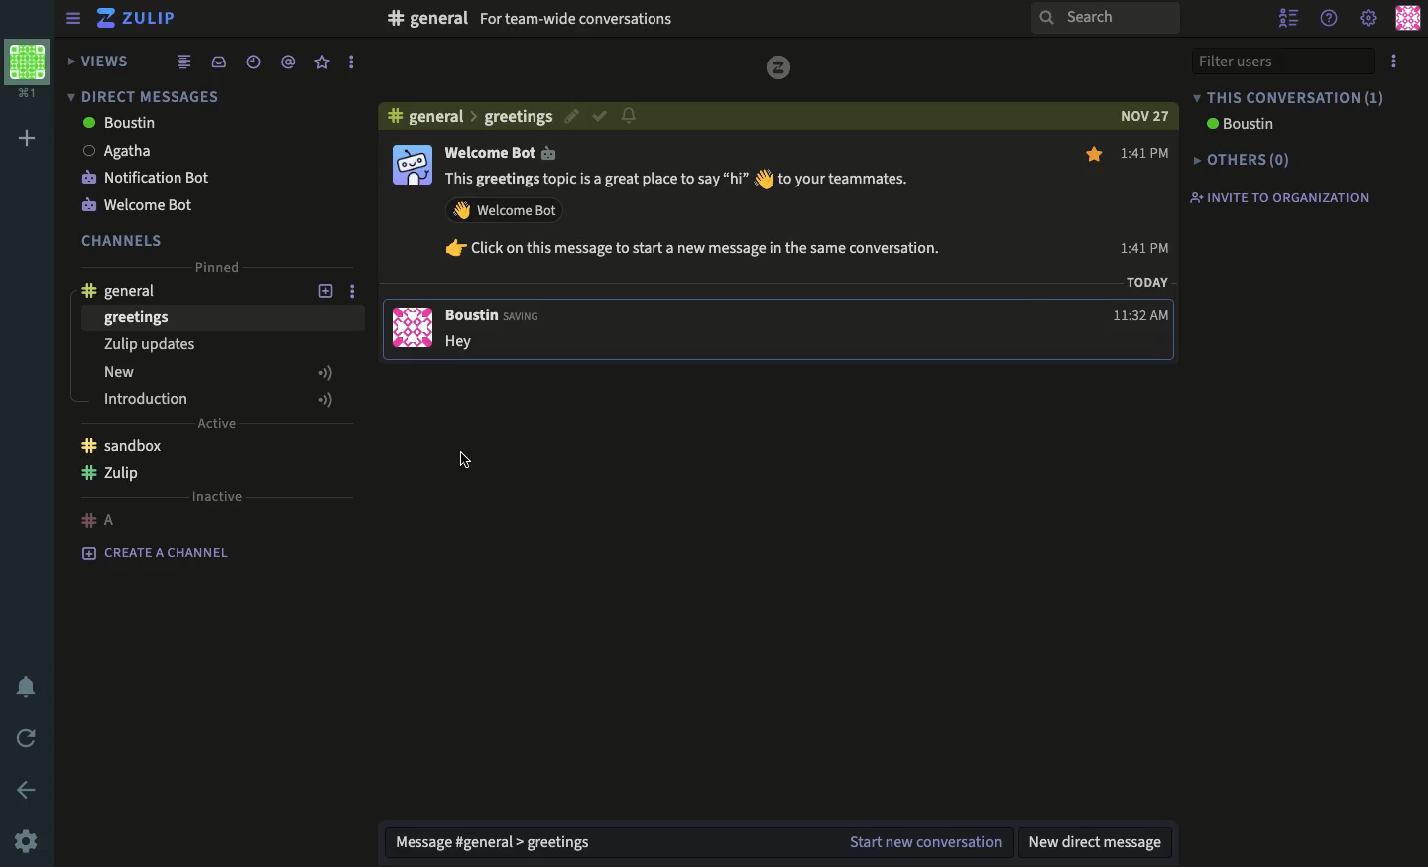 This screenshot has height=867, width=1428. I want to click on inbox, so click(218, 62).